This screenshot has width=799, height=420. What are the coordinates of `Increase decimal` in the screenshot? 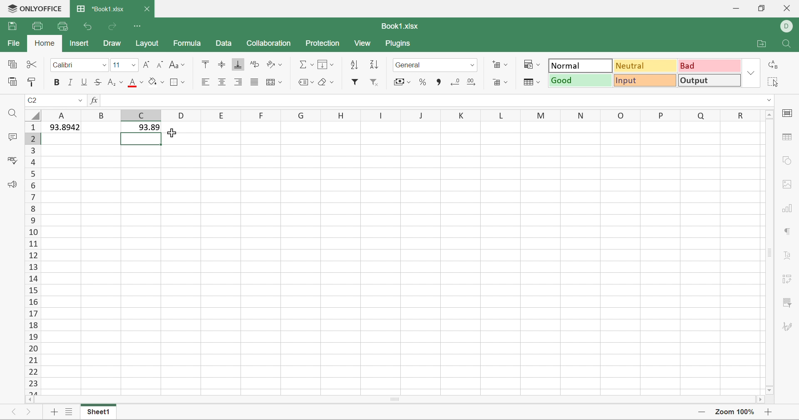 It's located at (473, 80).